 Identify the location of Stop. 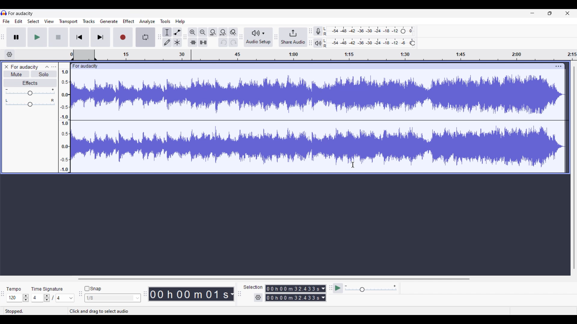
(59, 37).